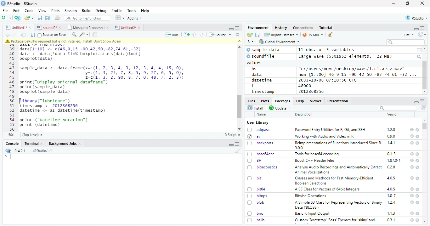 Image resolution: width=430 pixels, height=226 pixels. Describe the element at coordinates (49, 28) in the screenshot. I see `sound.R*` at that location.